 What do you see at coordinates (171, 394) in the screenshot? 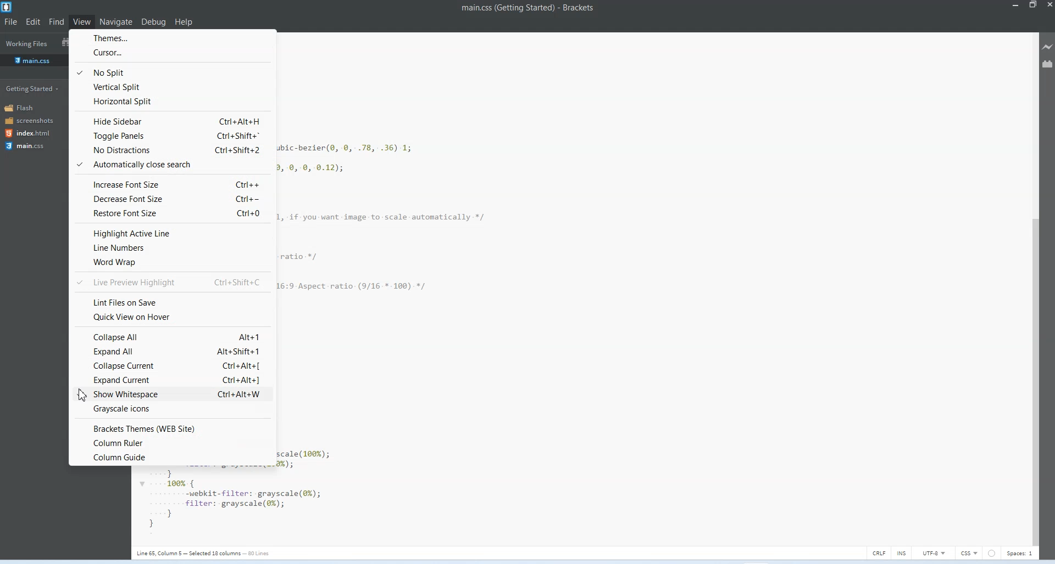
I see `Expand current` at bounding box center [171, 394].